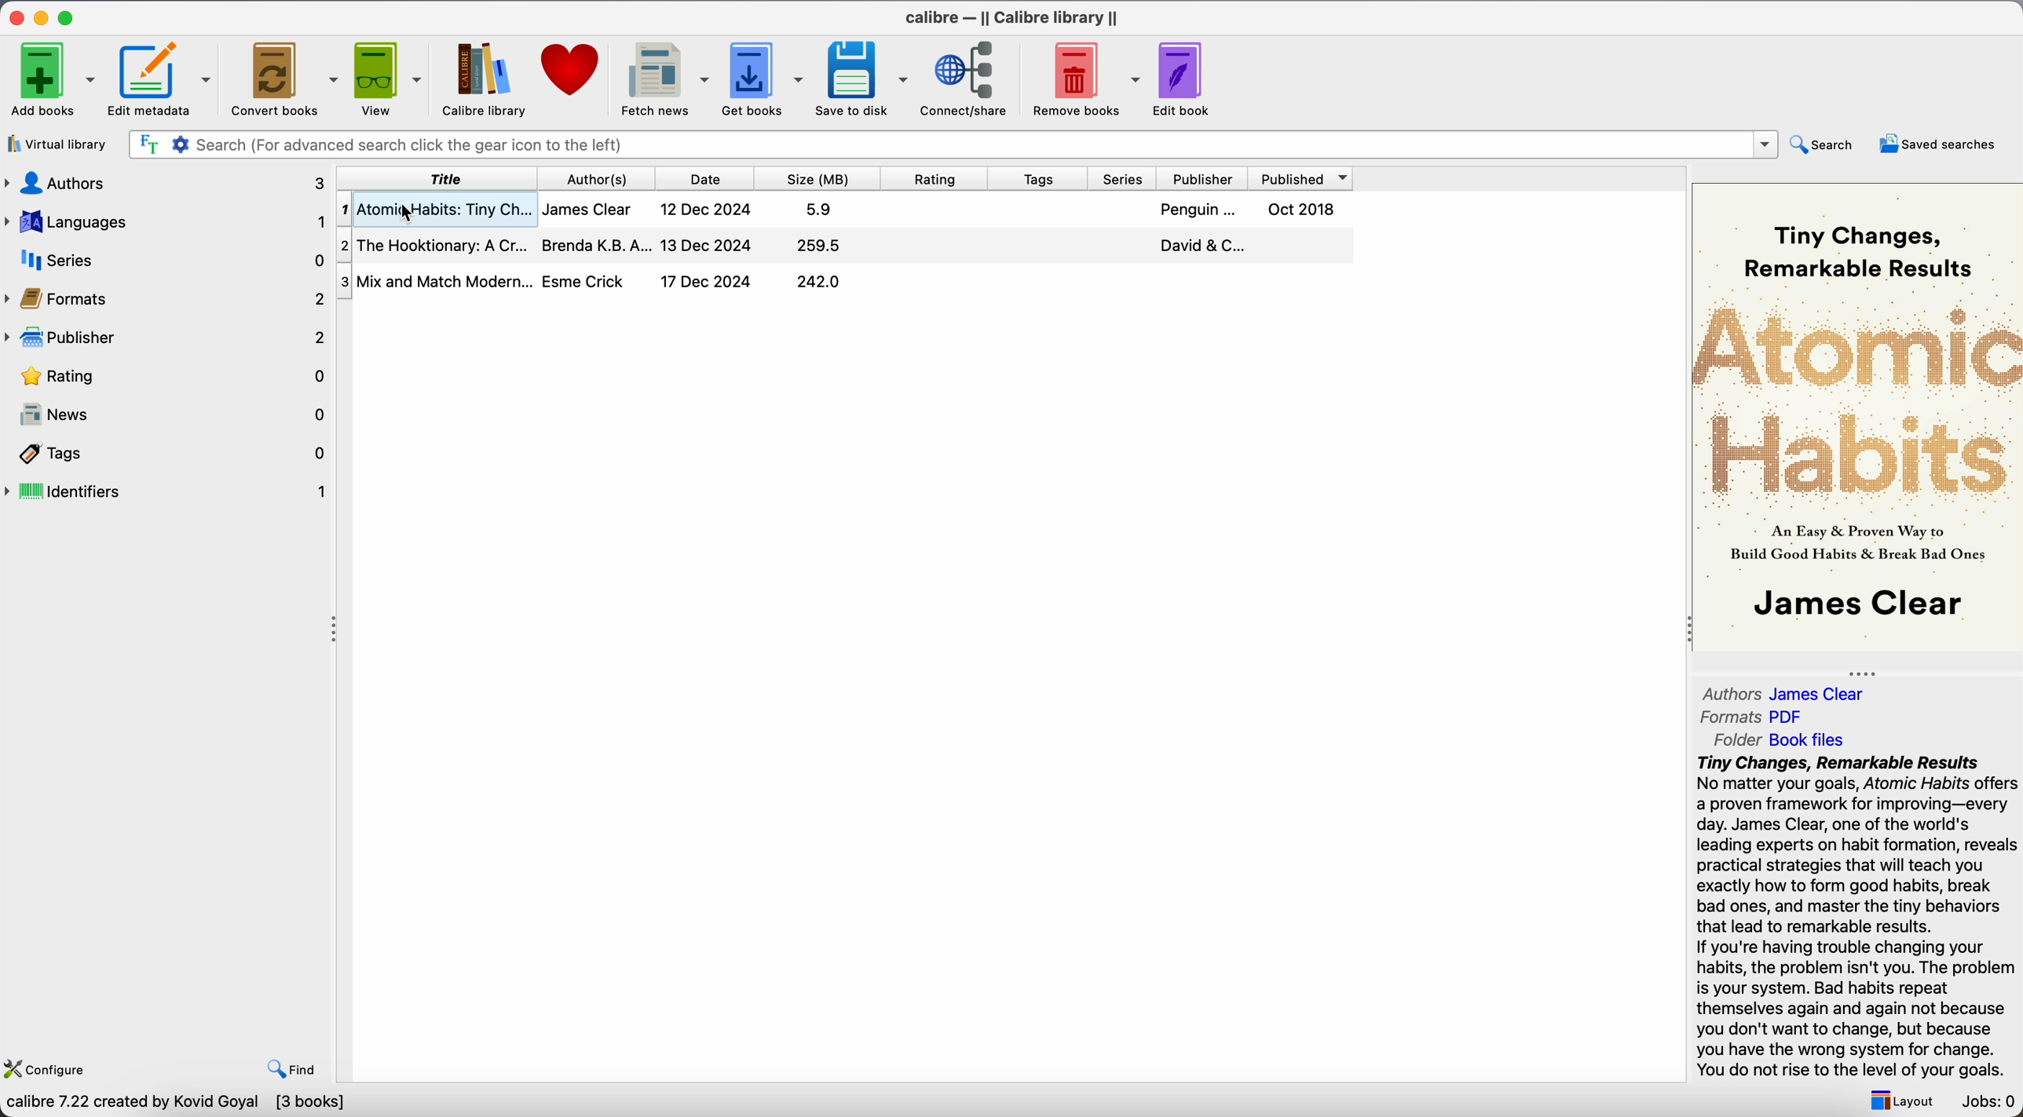 This screenshot has width=2023, height=1117. Describe the element at coordinates (1941, 146) in the screenshot. I see `saved searches` at that location.